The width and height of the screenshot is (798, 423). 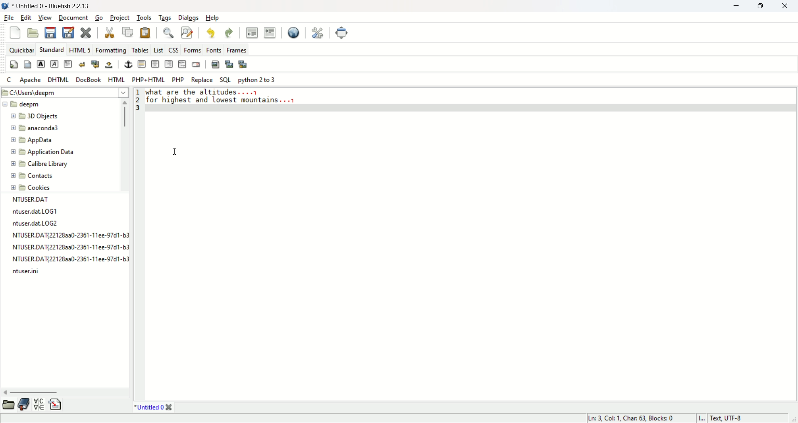 I want to click on python 2 to 3, so click(x=257, y=80).